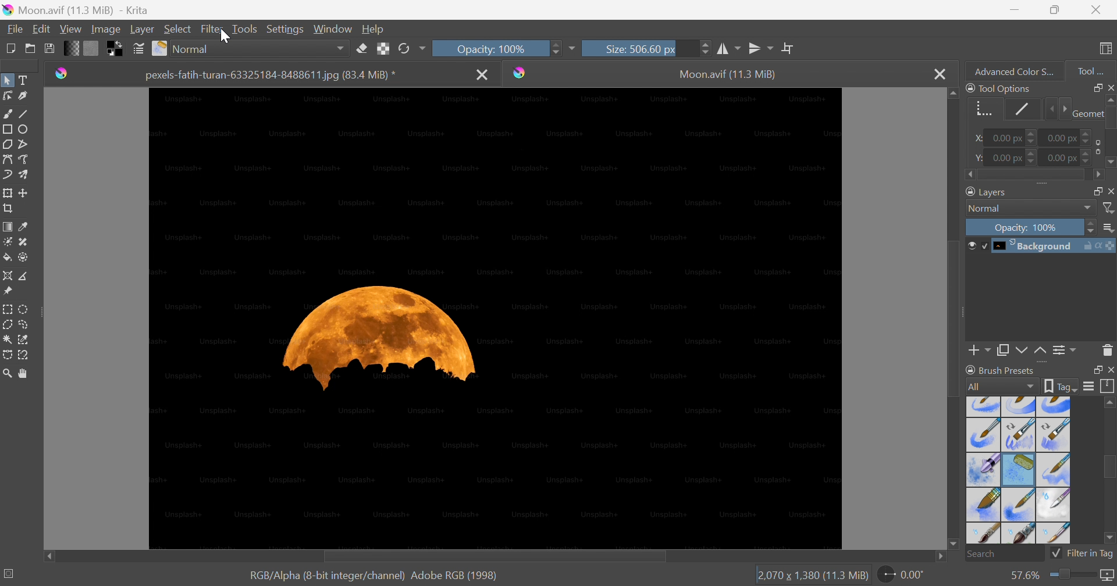 Image resolution: width=1117 pixels, height=586 pixels. I want to click on 57.6%, so click(1023, 576).